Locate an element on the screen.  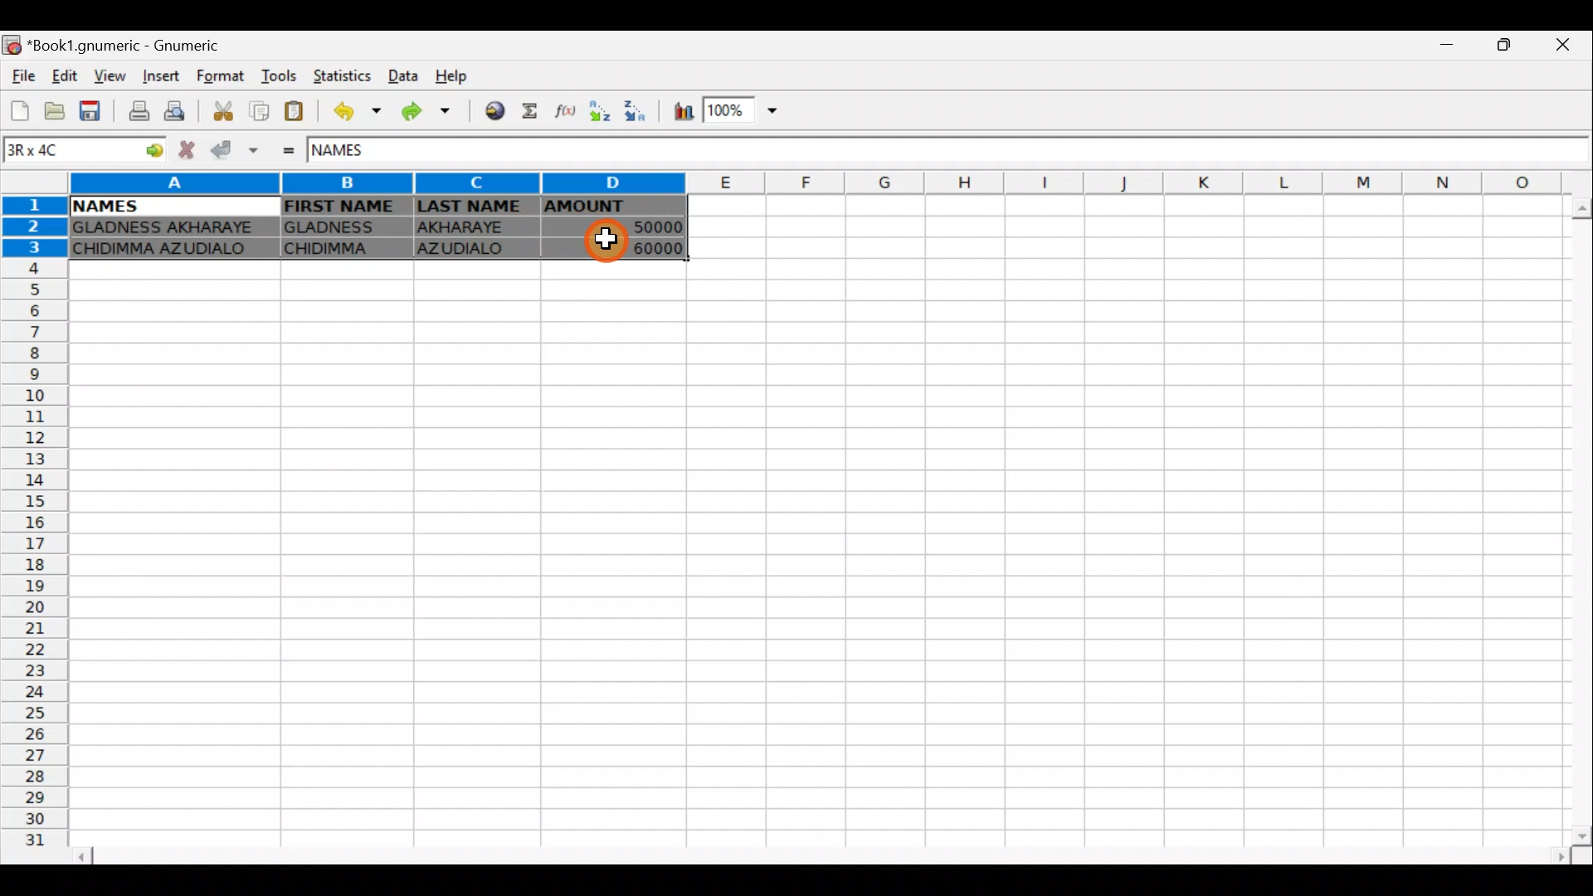
Gnumeric logo is located at coordinates (13, 46).